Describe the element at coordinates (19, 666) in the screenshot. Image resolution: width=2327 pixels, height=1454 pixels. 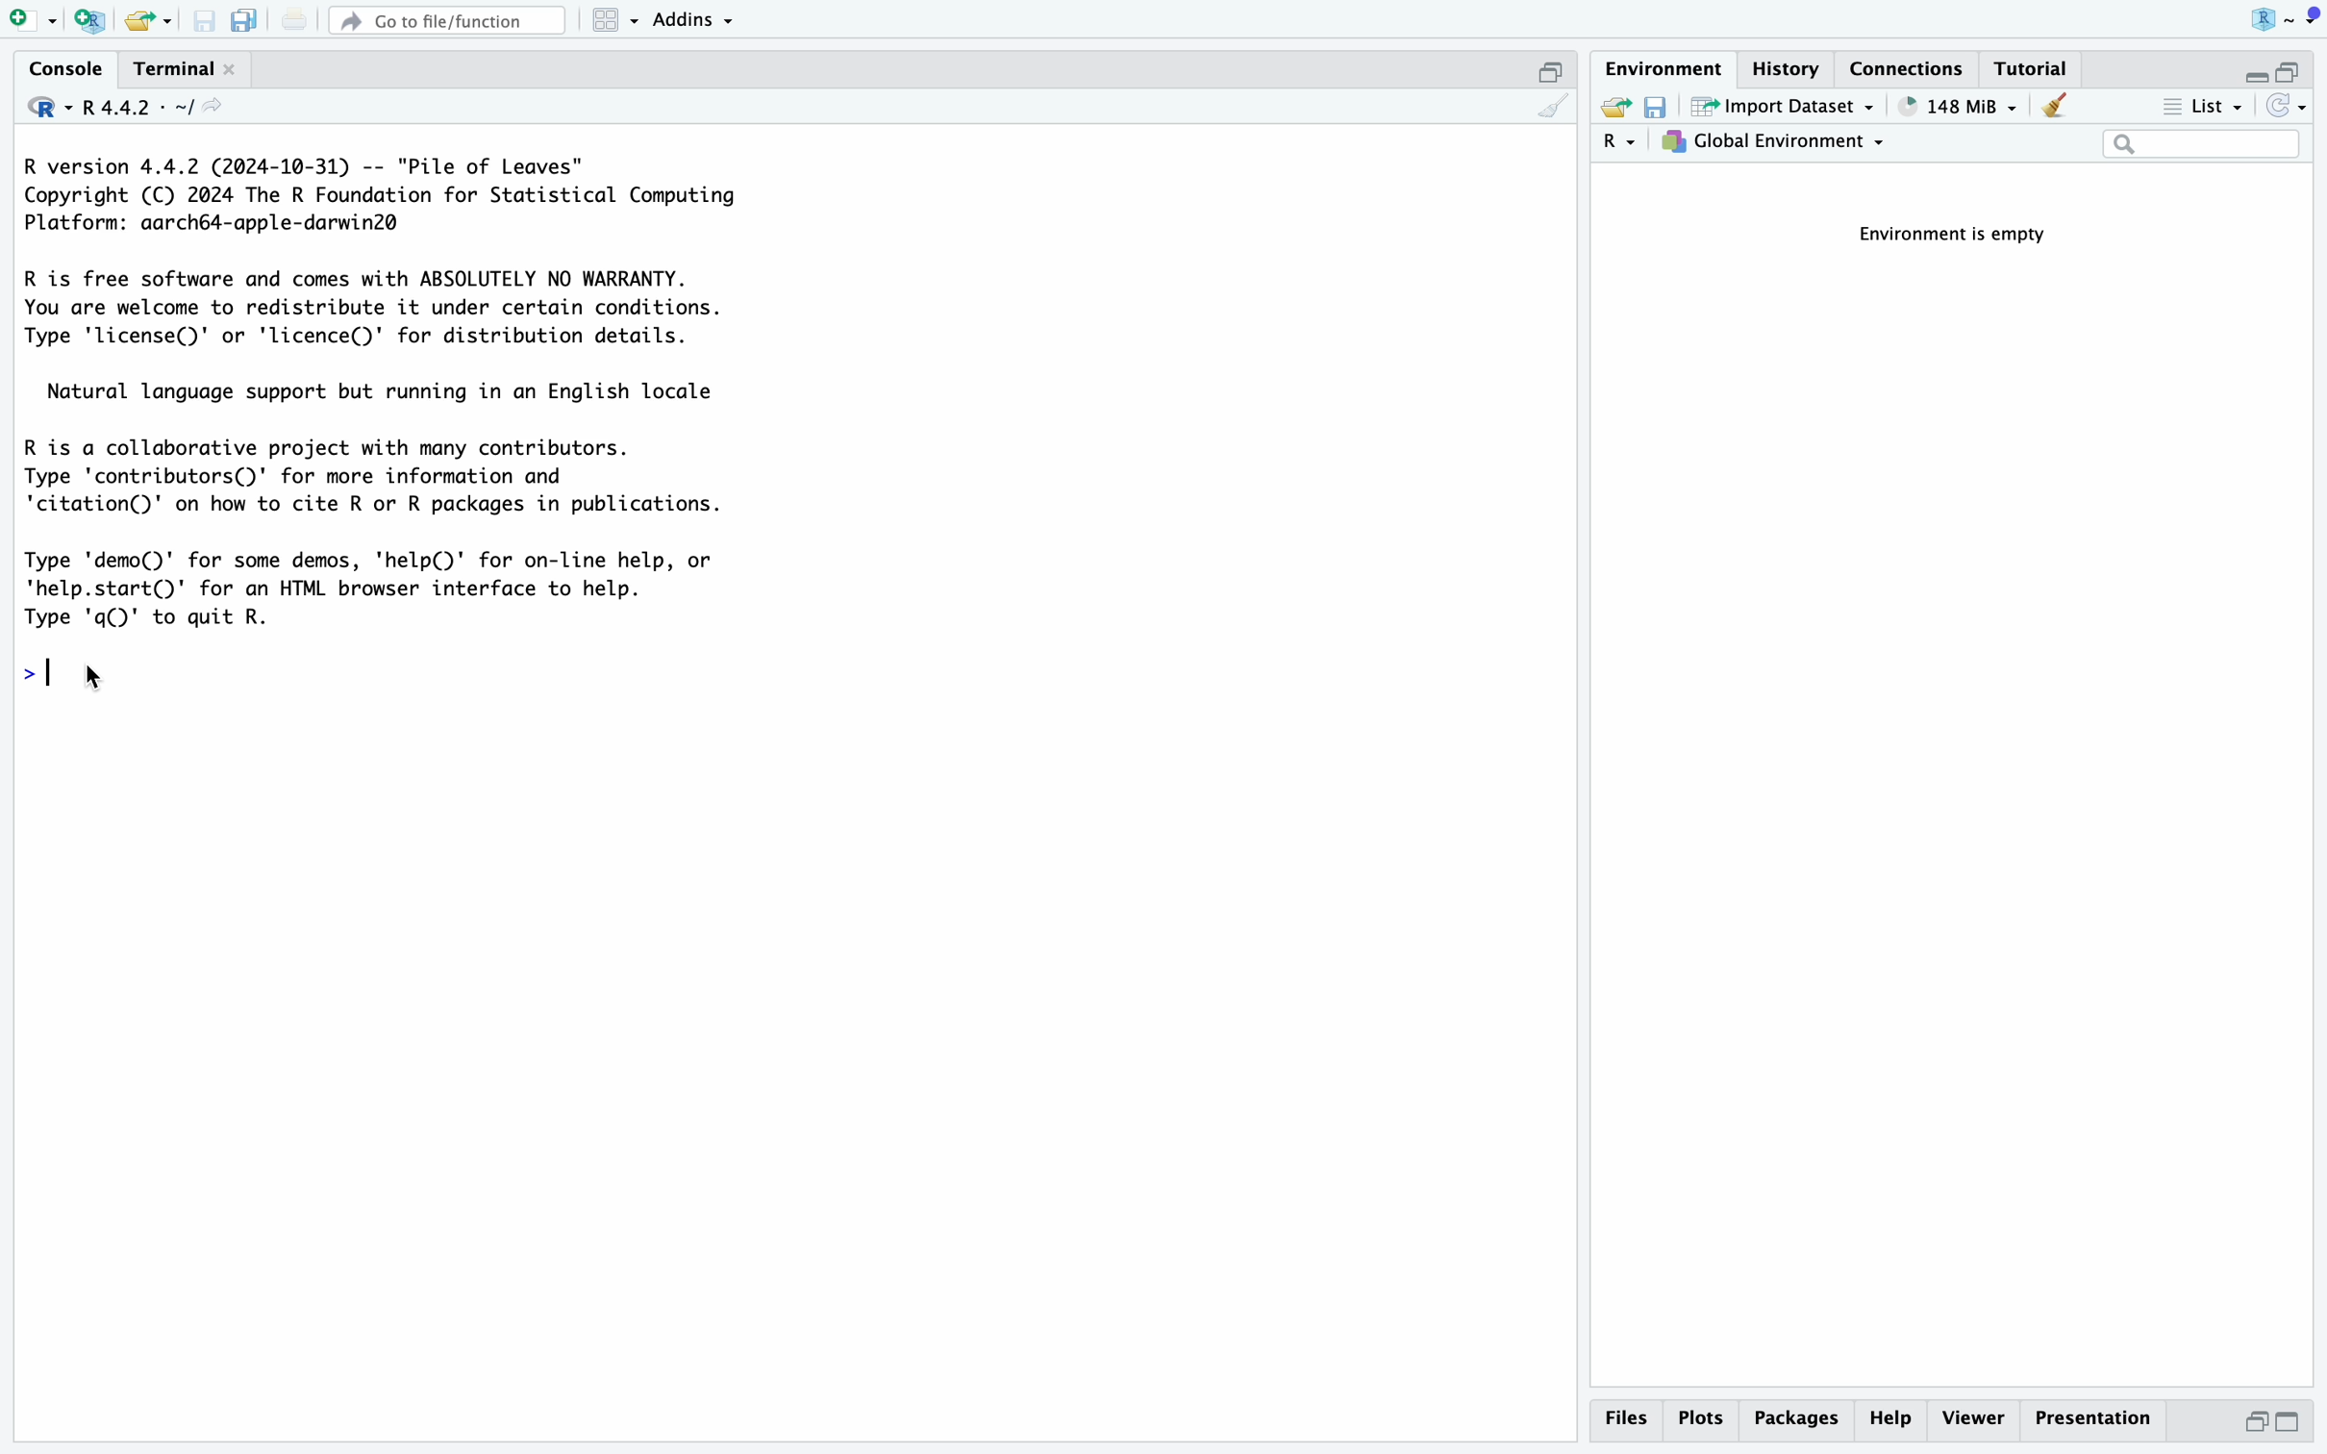
I see `prompt cursor` at that location.